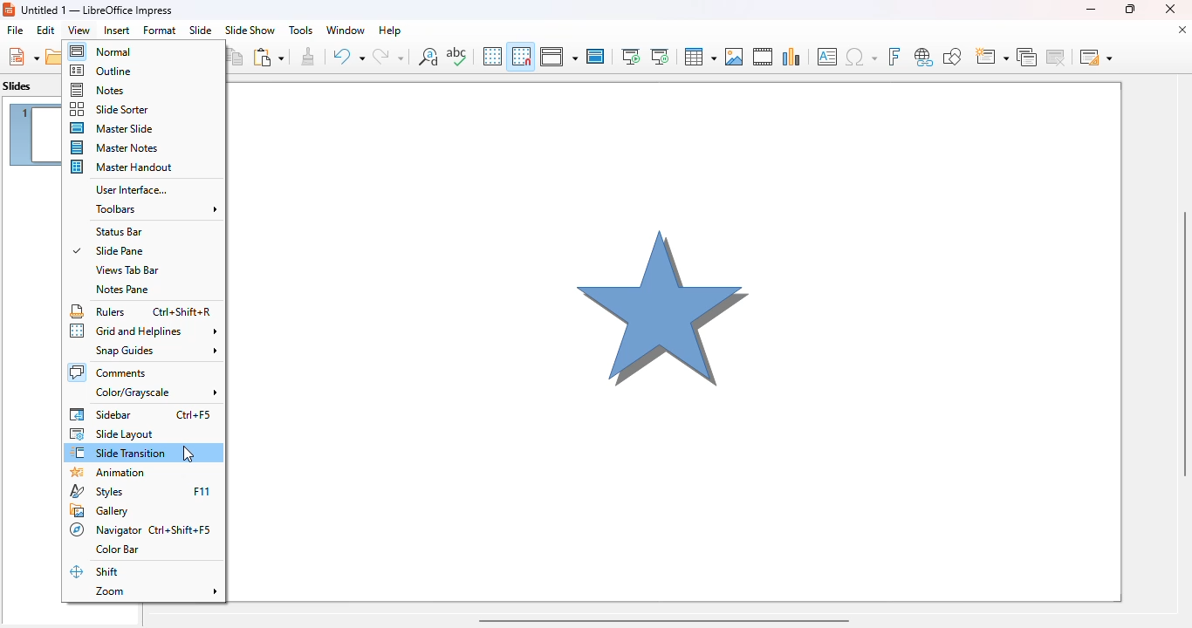  What do you see at coordinates (1096, 57) in the screenshot?
I see `slide layout` at bounding box center [1096, 57].